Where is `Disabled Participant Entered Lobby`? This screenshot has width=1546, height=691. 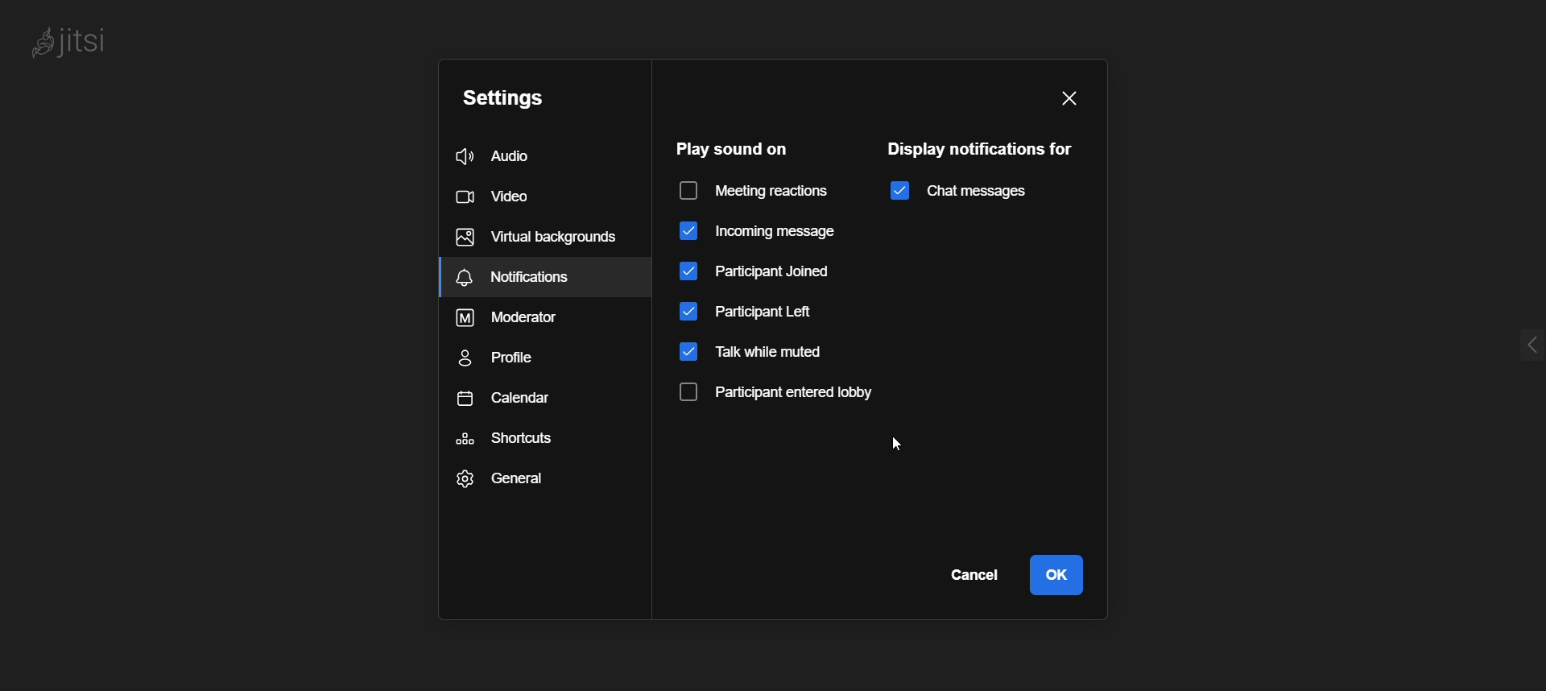 Disabled Participant Entered Lobby is located at coordinates (787, 391).